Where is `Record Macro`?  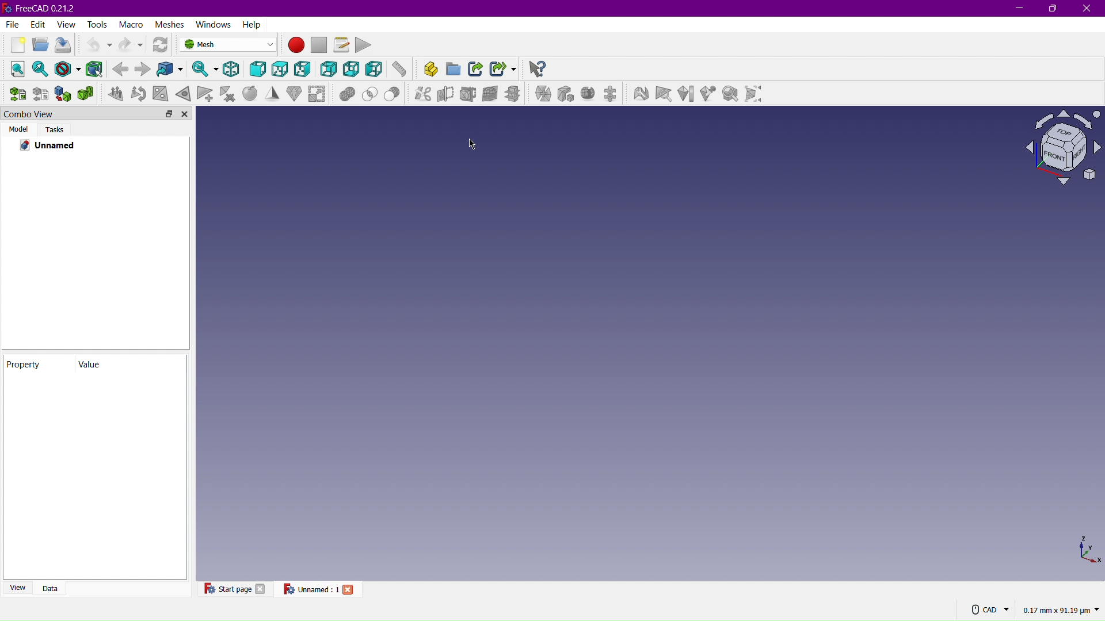
Record Macro is located at coordinates (297, 45).